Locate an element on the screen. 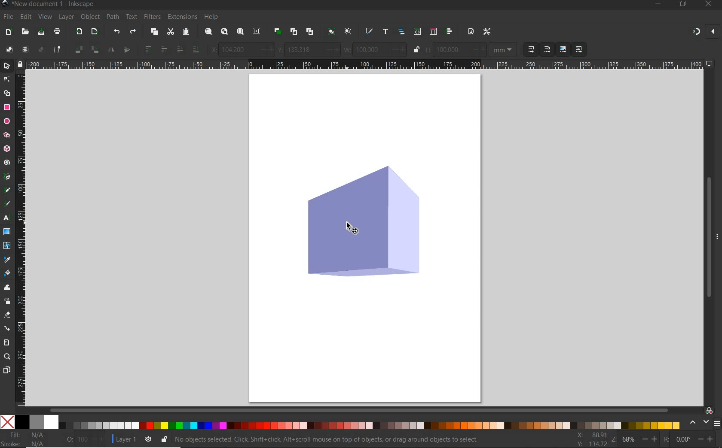 Image resolution: width=722 pixels, height=448 pixels. SHAPE BUILDER TOOL is located at coordinates (6, 94).